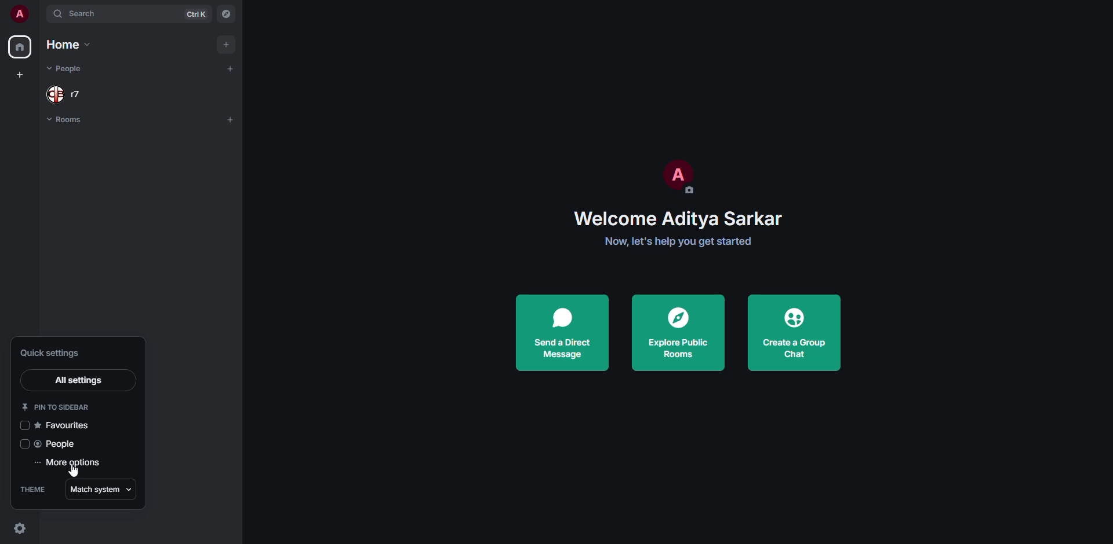  Describe the element at coordinates (88, 14) in the screenshot. I see `search` at that location.